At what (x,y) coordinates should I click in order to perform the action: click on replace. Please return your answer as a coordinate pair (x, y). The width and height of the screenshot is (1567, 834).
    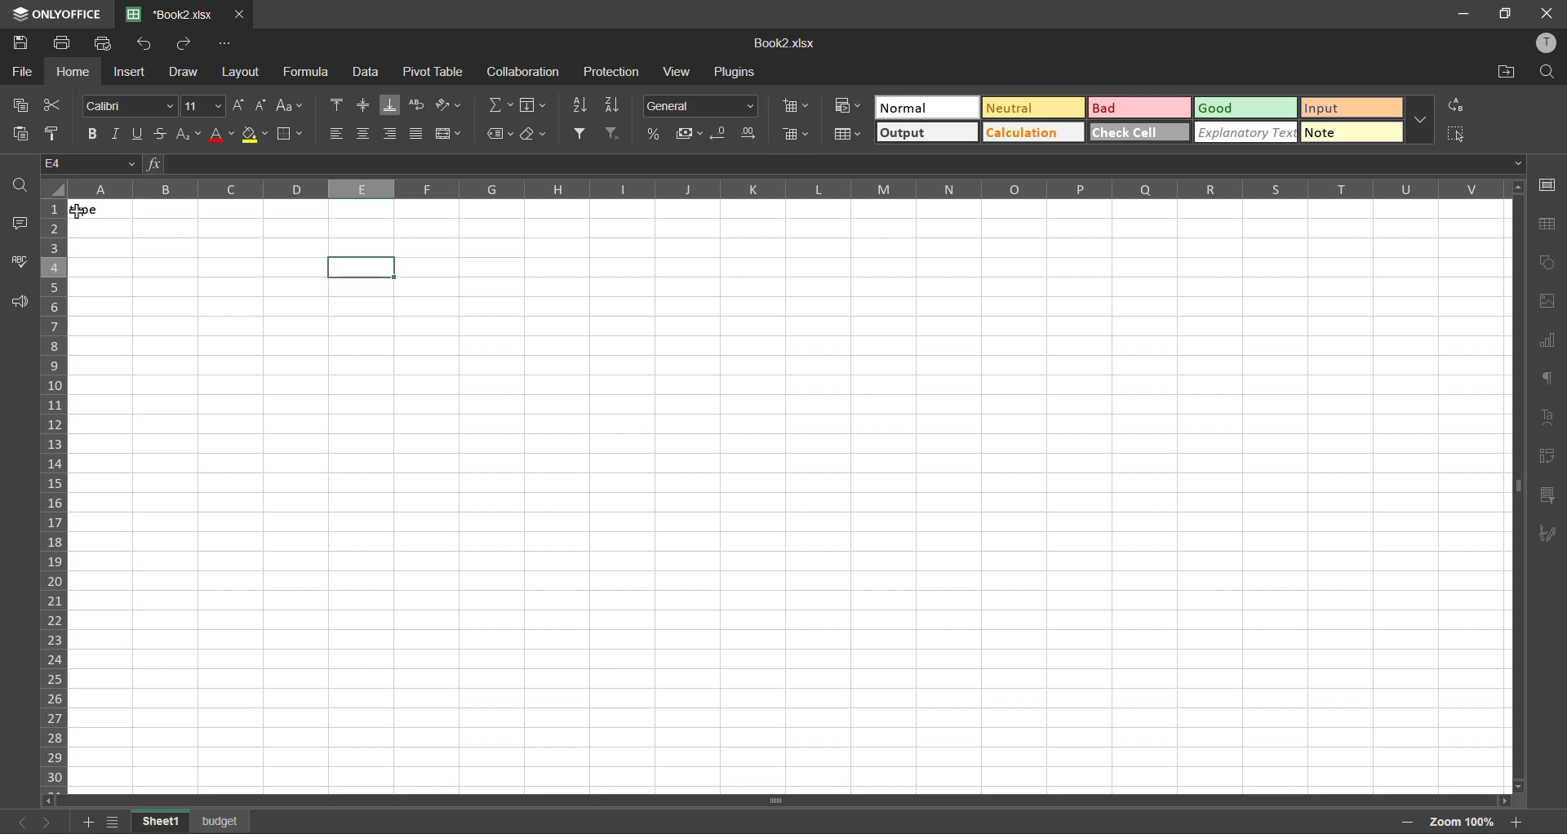
    Looking at the image, I should click on (1458, 105).